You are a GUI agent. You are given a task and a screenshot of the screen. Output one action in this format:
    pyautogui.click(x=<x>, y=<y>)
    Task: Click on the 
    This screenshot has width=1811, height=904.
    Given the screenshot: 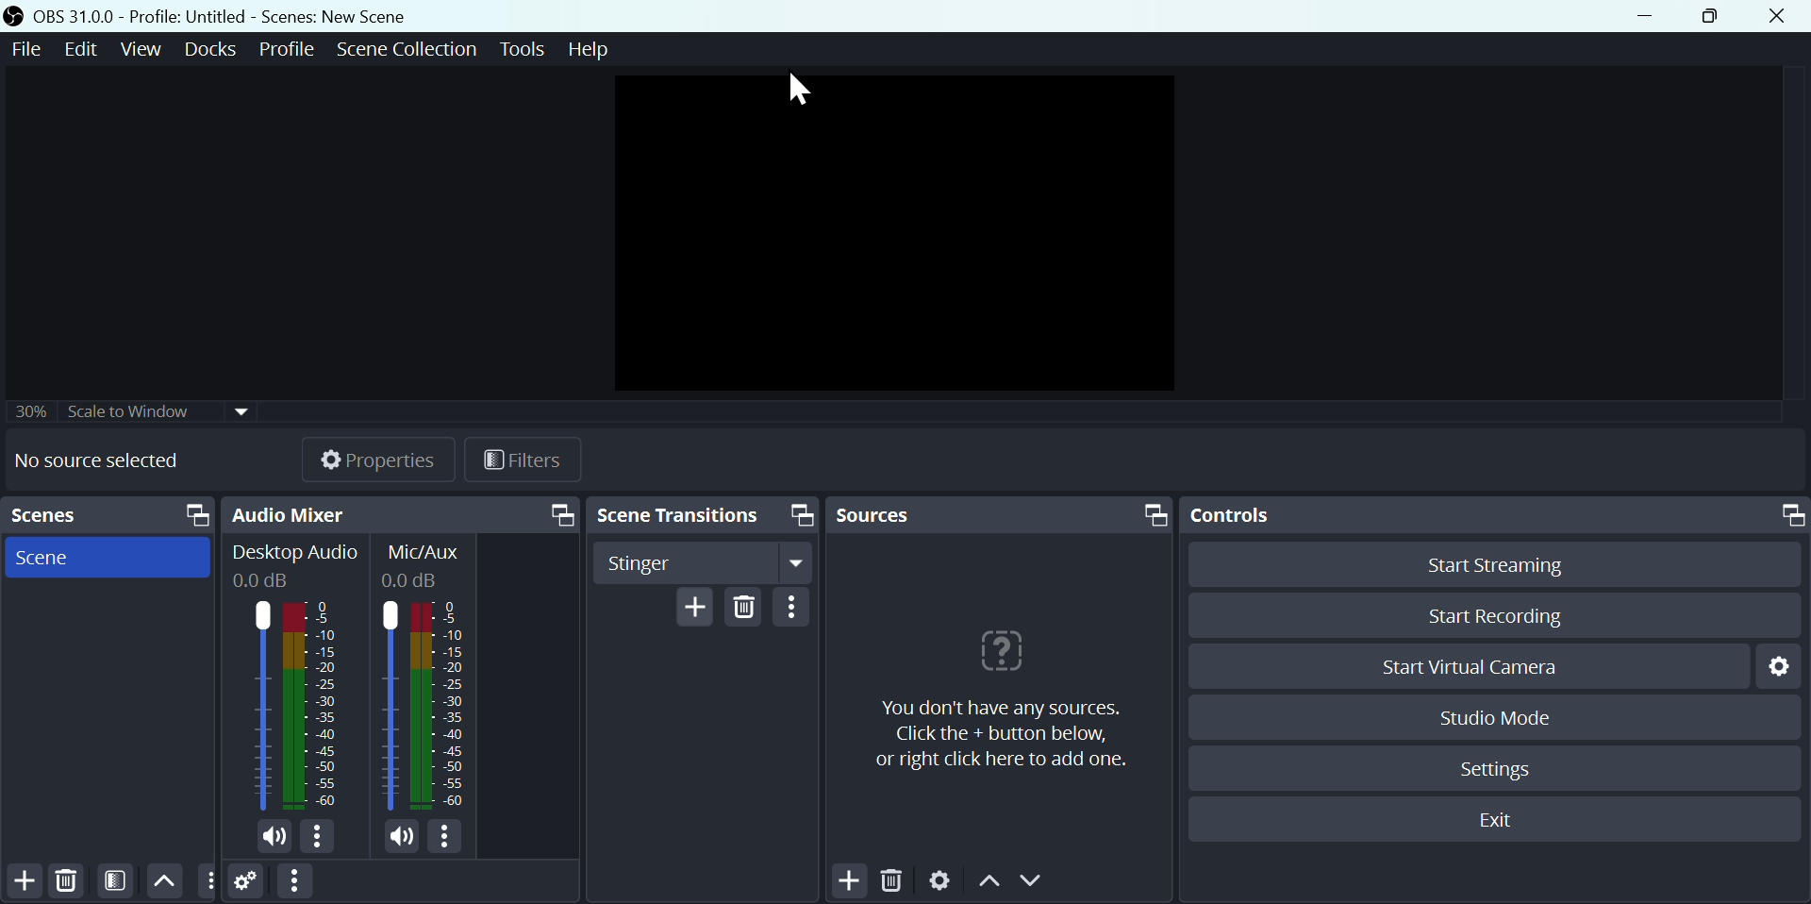 What is the action you would take?
    pyautogui.click(x=85, y=48)
    